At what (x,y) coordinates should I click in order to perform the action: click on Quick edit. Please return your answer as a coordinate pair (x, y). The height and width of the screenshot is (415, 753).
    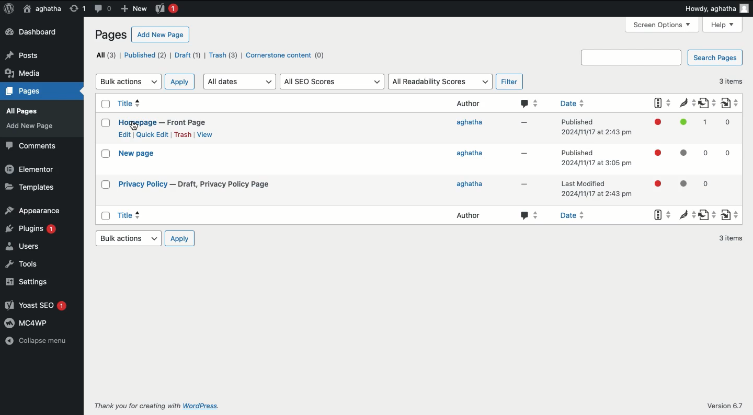
    Looking at the image, I should click on (153, 134).